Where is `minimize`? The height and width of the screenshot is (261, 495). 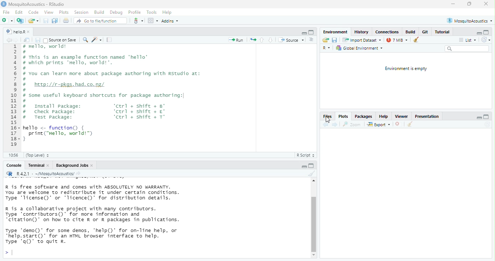 minimize is located at coordinates (453, 4).